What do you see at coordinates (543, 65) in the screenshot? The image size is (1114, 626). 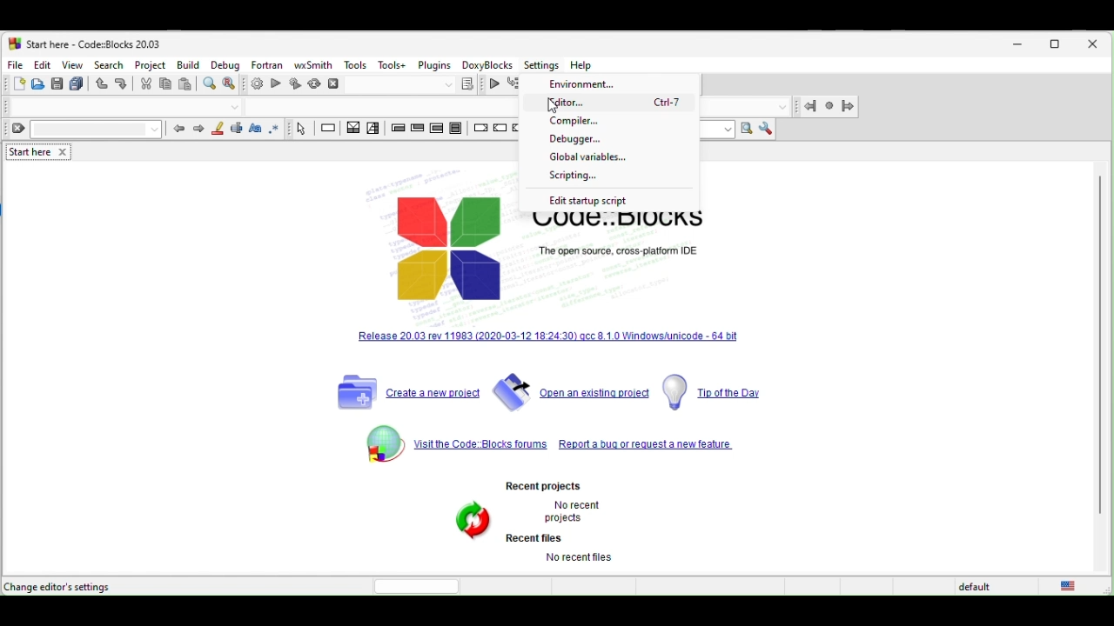 I see `Settings` at bounding box center [543, 65].